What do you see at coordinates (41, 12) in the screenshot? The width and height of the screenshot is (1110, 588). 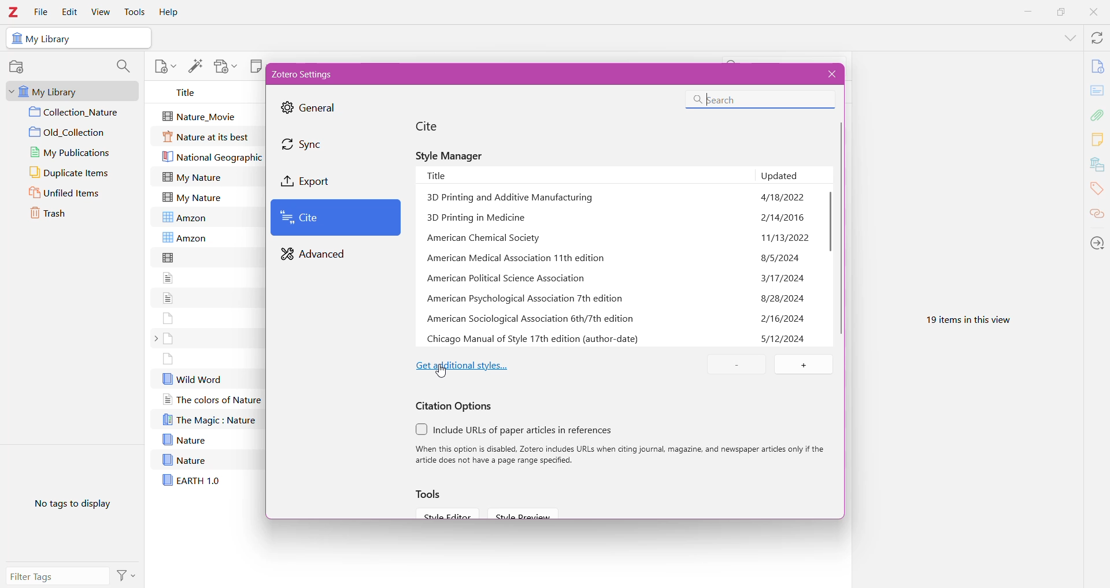 I see `File` at bounding box center [41, 12].